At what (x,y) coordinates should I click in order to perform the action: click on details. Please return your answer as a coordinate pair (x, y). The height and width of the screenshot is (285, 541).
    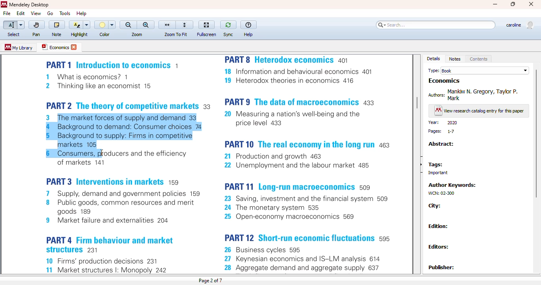
    Looking at the image, I should click on (434, 59).